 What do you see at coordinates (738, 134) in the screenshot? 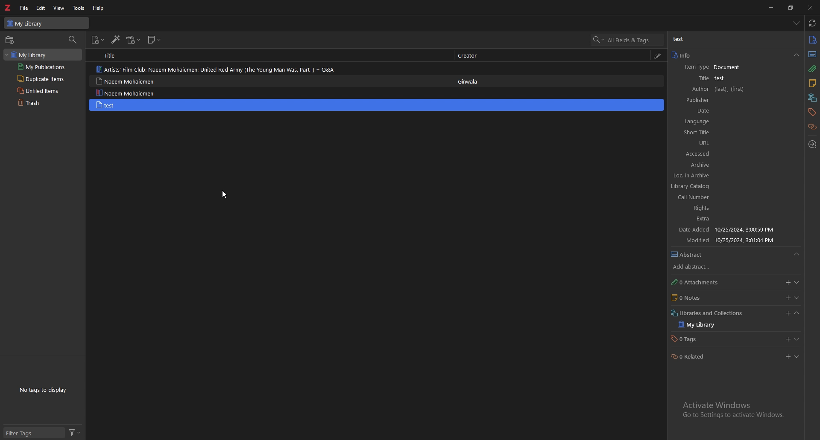
I see `short title input` at bounding box center [738, 134].